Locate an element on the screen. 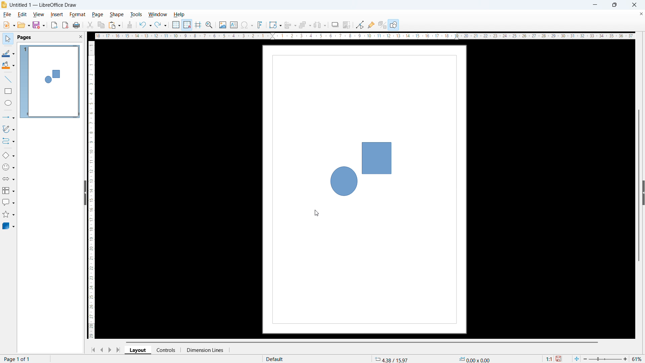 This screenshot has height=363, width=645. select at least 3 objects to distribute is located at coordinates (320, 25).